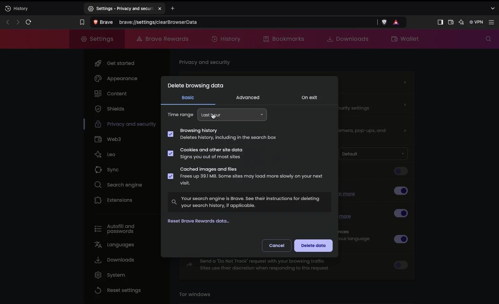  Describe the element at coordinates (209, 154) in the screenshot. I see `Cookies and other site data
Signs you out of most sites` at that location.